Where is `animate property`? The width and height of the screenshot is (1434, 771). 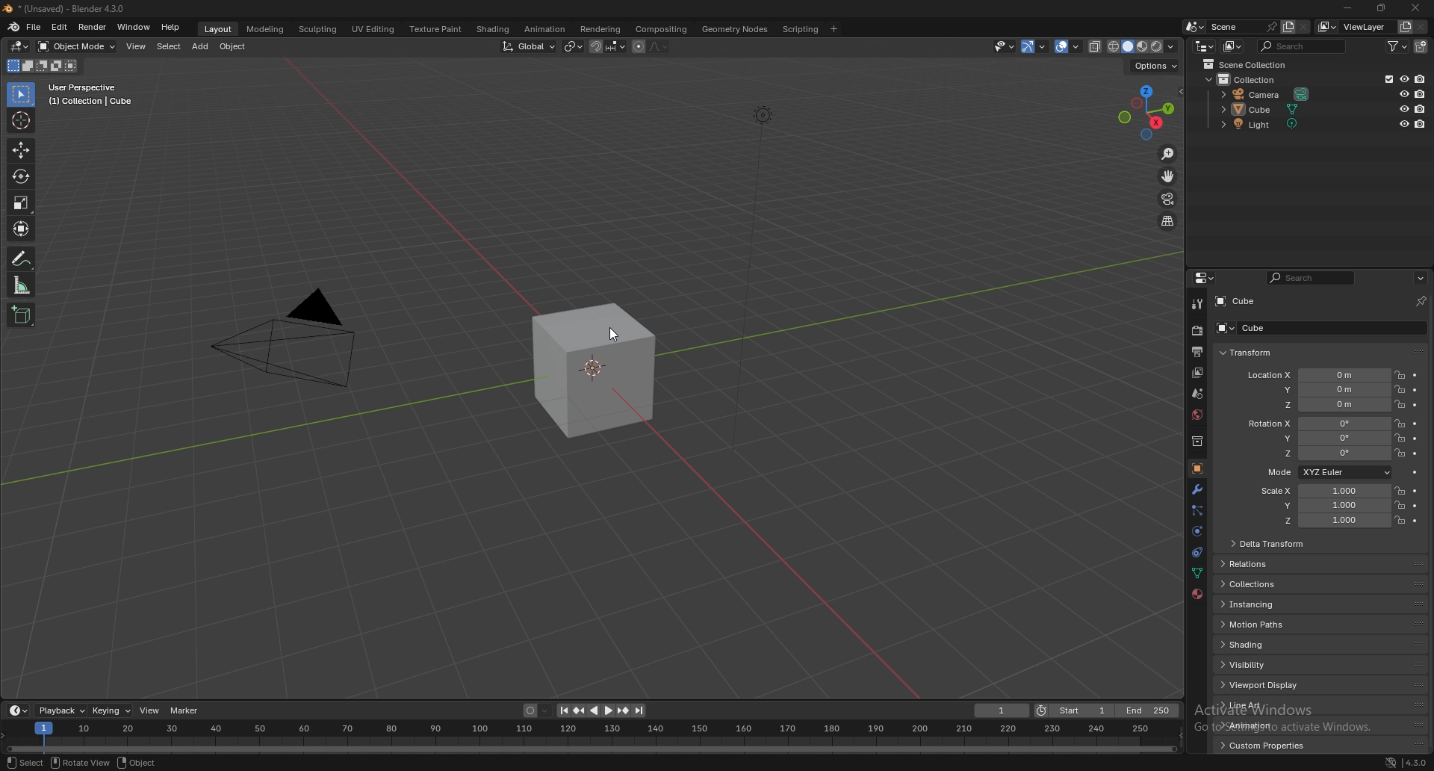 animate property is located at coordinates (1416, 453).